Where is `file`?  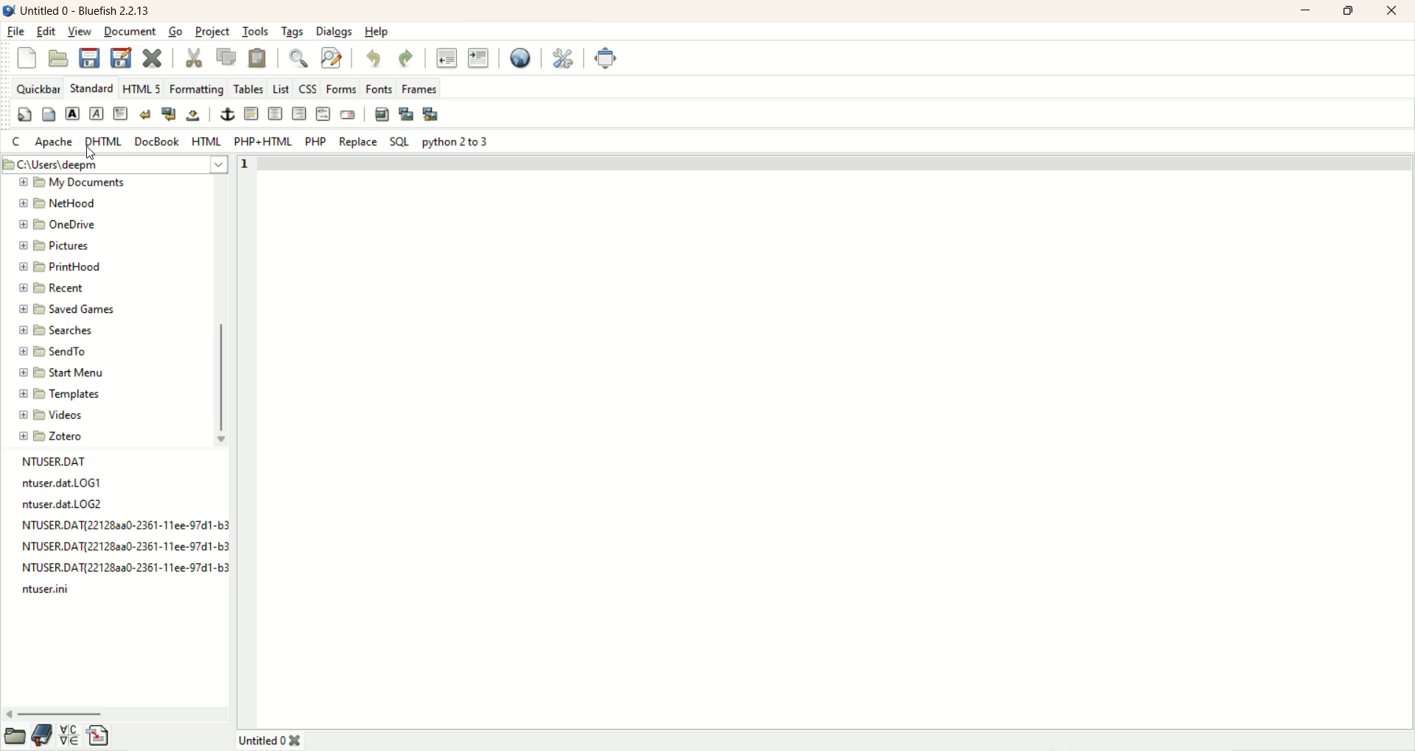 file is located at coordinates (67, 504).